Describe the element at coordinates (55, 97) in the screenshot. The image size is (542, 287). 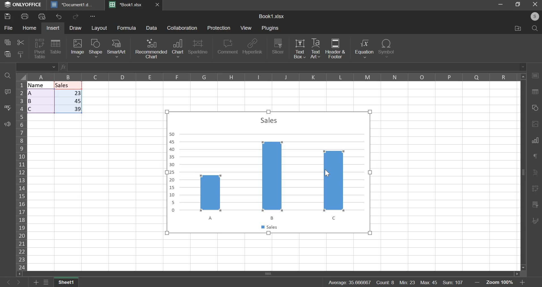
I see `data` at that location.